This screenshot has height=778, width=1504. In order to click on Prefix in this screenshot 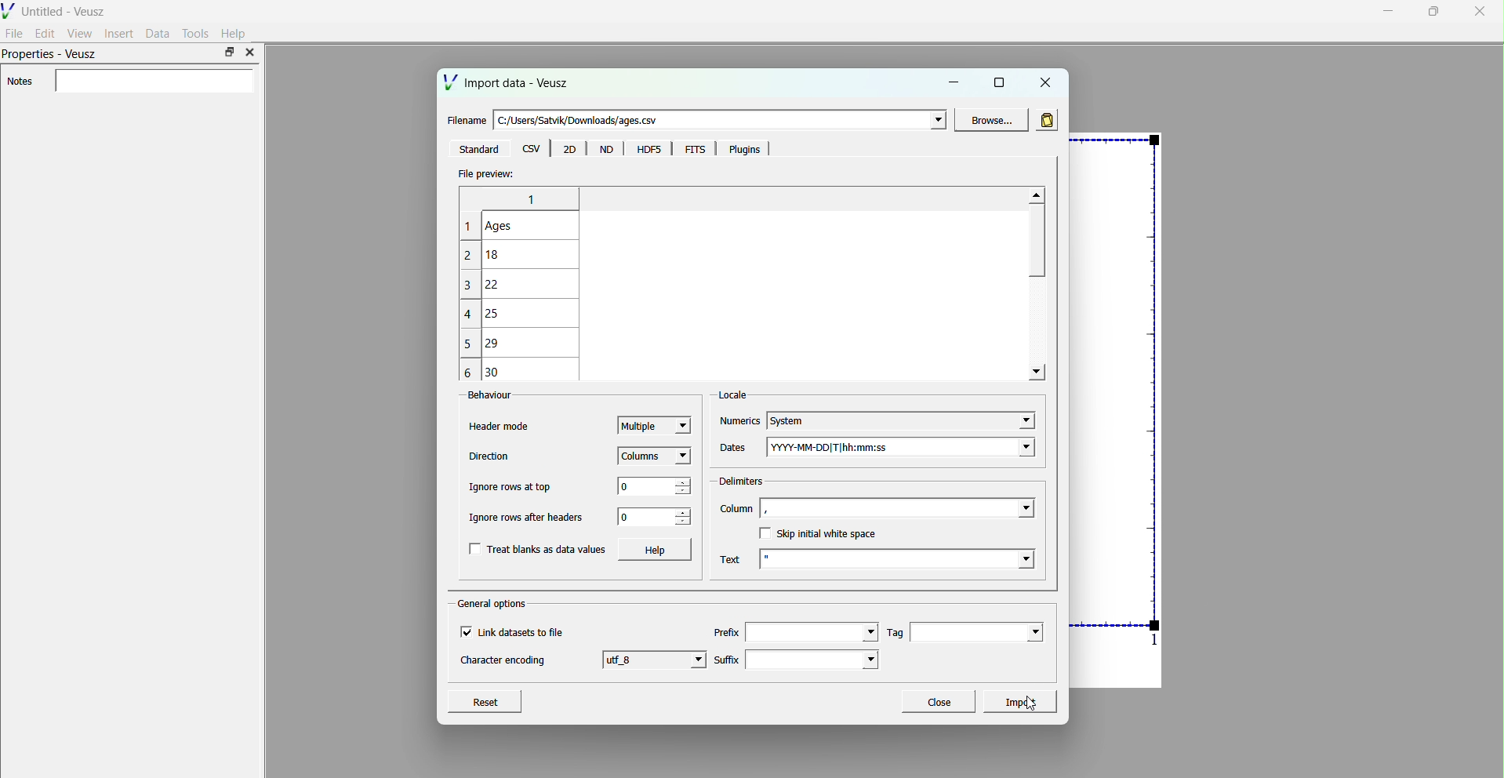, I will do `click(725, 632)`.